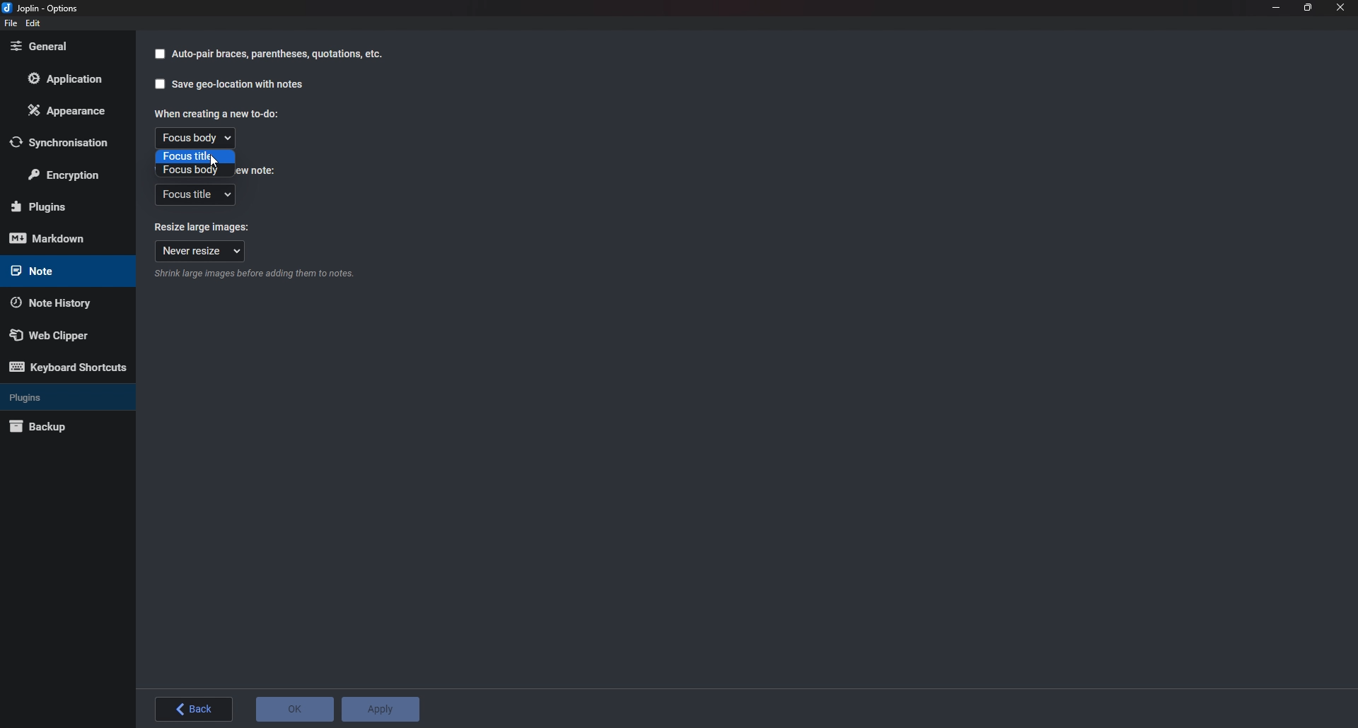  I want to click on autopair braces parenthesis quotation, so click(279, 56).